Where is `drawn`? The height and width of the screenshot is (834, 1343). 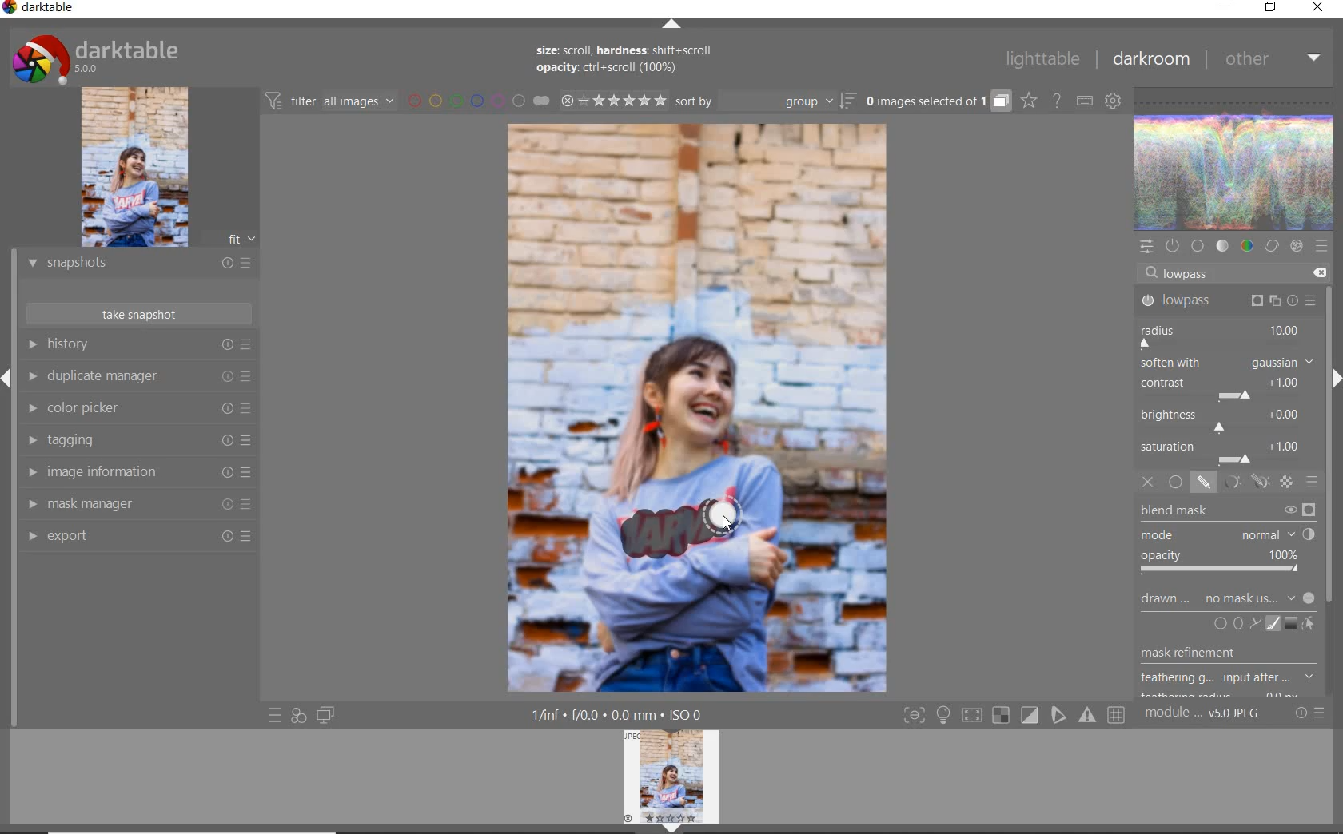
drawn is located at coordinates (1166, 601).